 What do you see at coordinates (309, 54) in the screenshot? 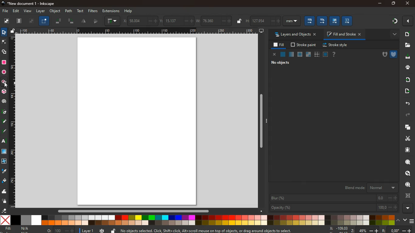
I see `glass` at bounding box center [309, 54].